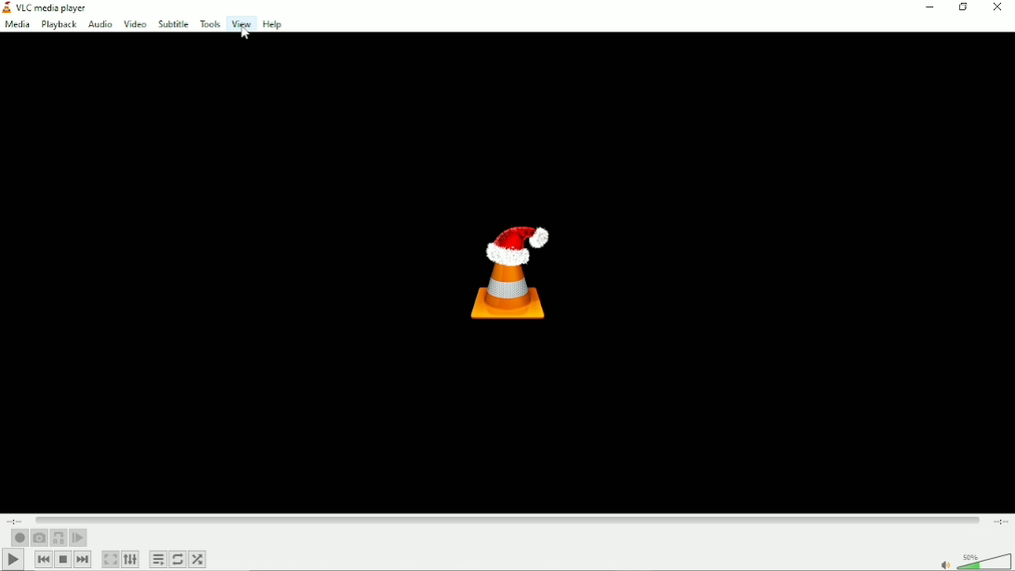 The width and height of the screenshot is (1015, 571). What do you see at coordinates (39, 538) in the screenshot?
I see `take a snapshot` at bounding box center [39, 538].